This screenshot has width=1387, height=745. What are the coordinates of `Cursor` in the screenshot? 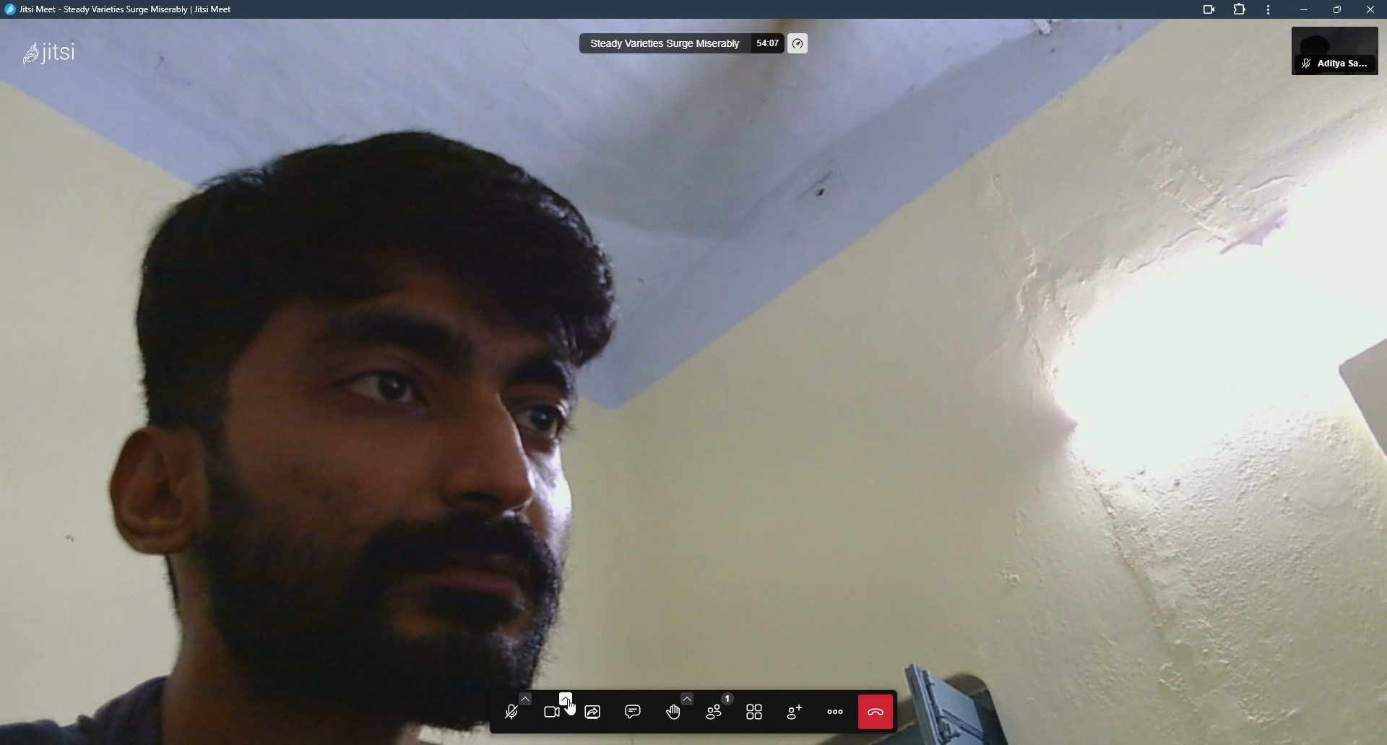 It's located at (568, 707).